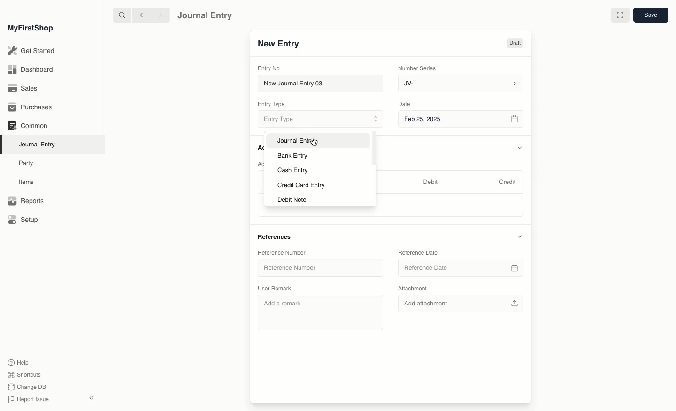 The height and width of the screenshot is (411, 676). Describe the element at coordinates (405, 104) in the screenshot. I see `Date` at that location.